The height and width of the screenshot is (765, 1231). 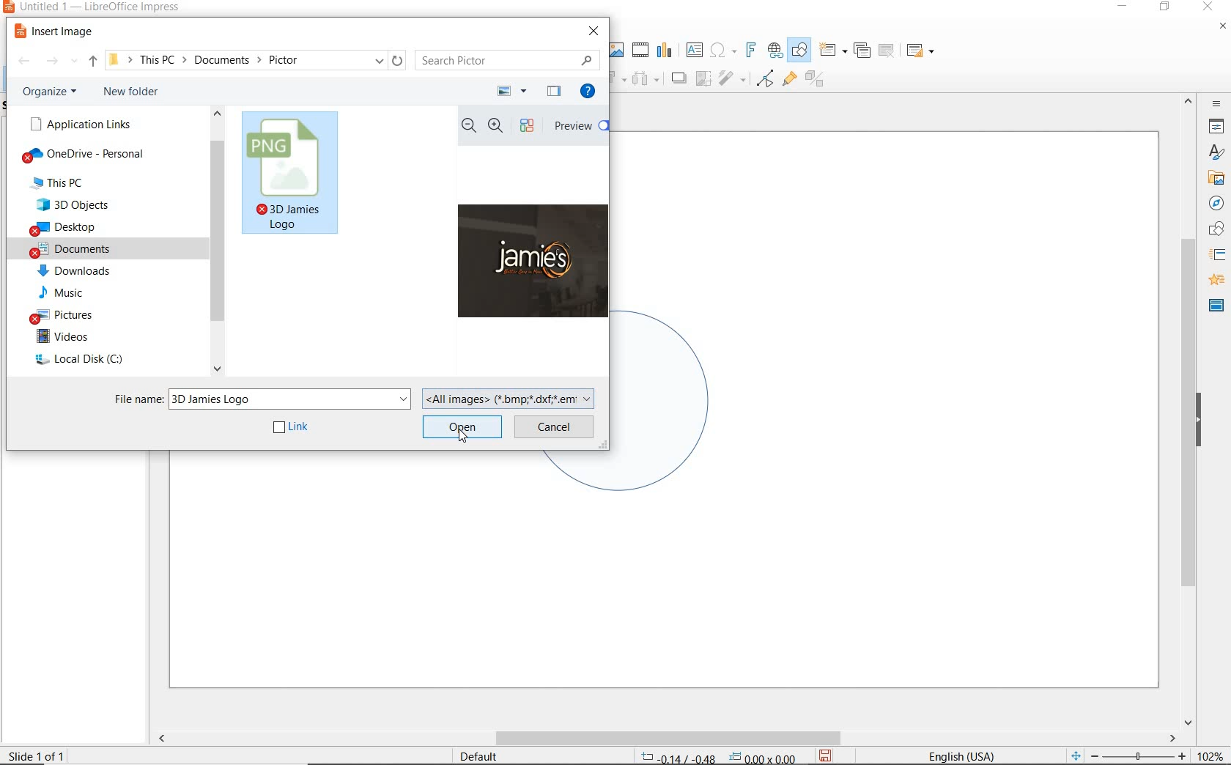 What do you see at coordinates (93, 64) in the screenshot?
I see `up` at bounding box center [93, 64].